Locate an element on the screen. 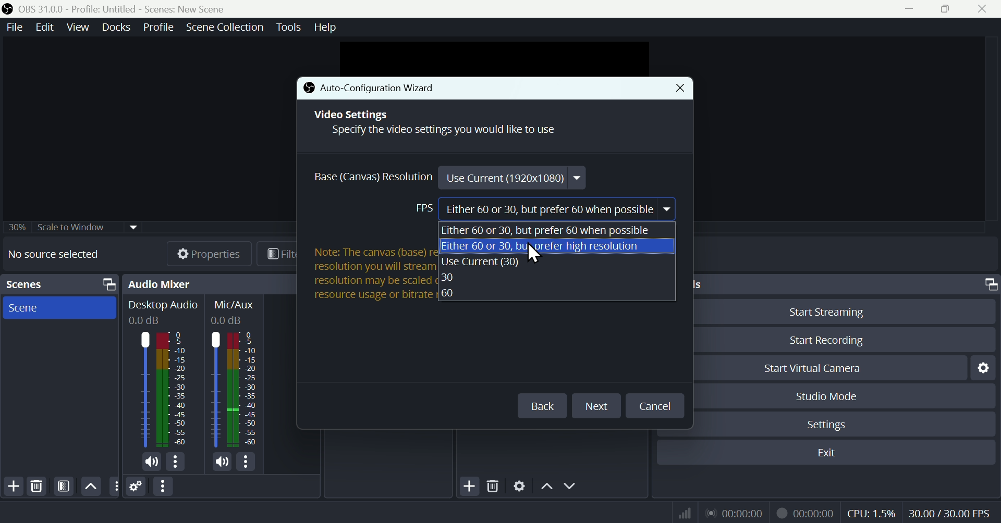 Image resolution: width=1001 pixels, height=523 pixels. Up is located at coordinates (91, 486).